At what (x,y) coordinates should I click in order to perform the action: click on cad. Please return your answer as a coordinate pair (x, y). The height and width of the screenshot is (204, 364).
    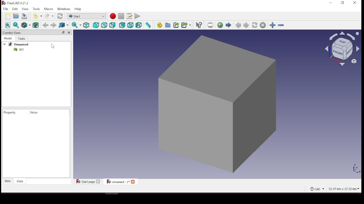
    Looking at the image, I should click on (315, 189).